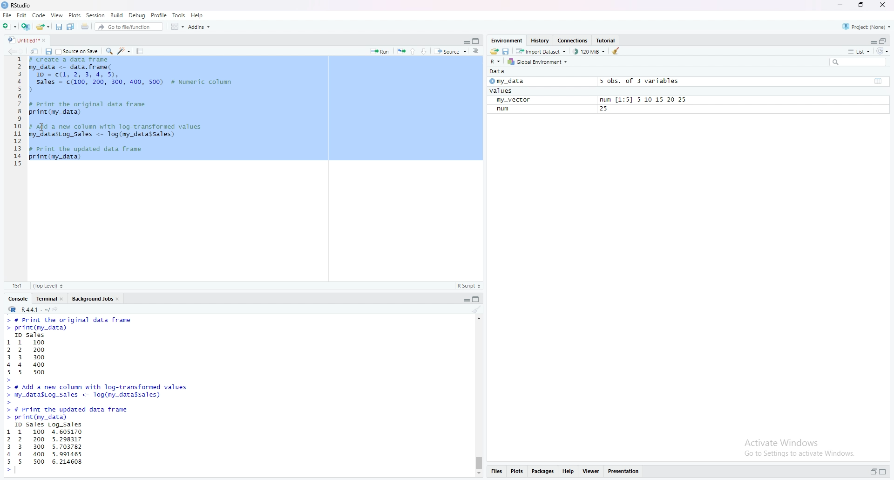  Describe the element at coordinates (842, 6) in the screenshot. I see `minimize` at that location.